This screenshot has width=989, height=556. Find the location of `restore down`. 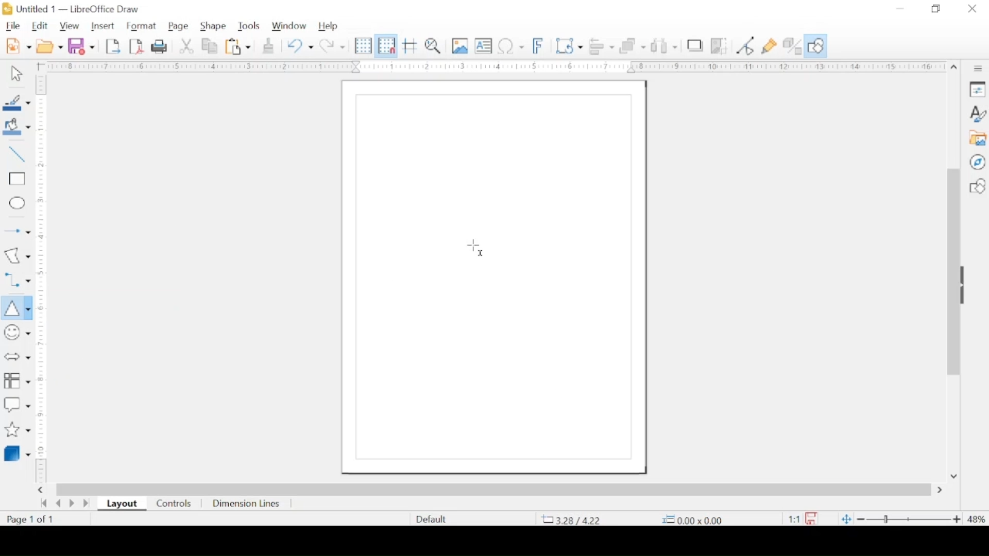

restore down is located at coordinates (935, 9).